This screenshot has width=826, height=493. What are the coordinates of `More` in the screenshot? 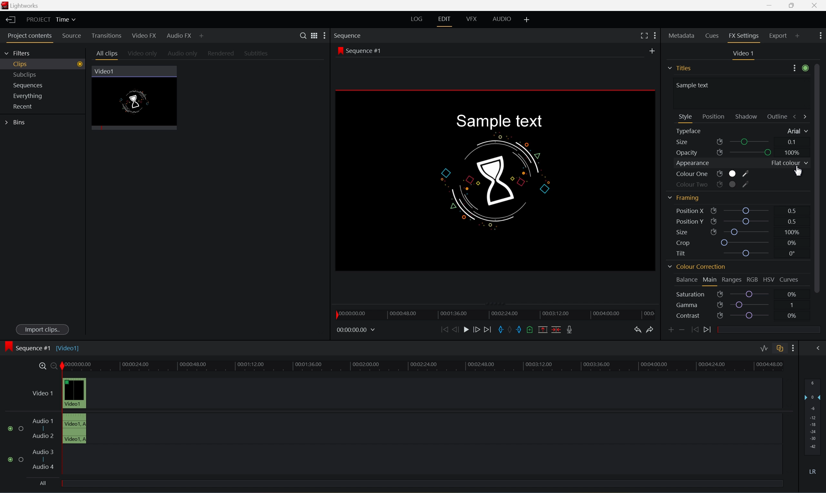 It's located at (656, 35).